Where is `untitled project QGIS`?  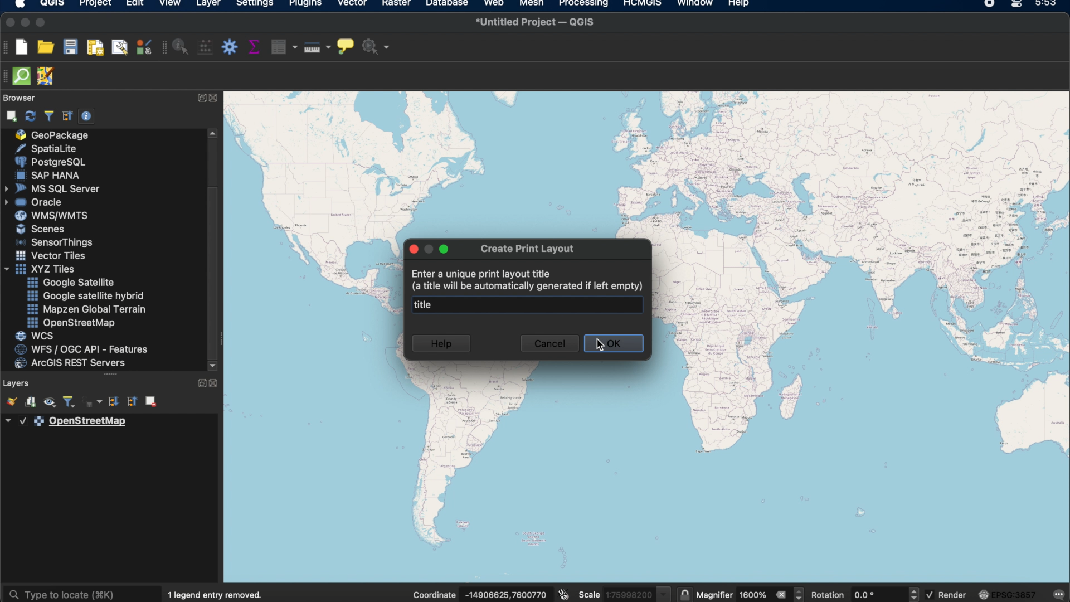
untitled project QGIS is located at coordinates (539, 22).